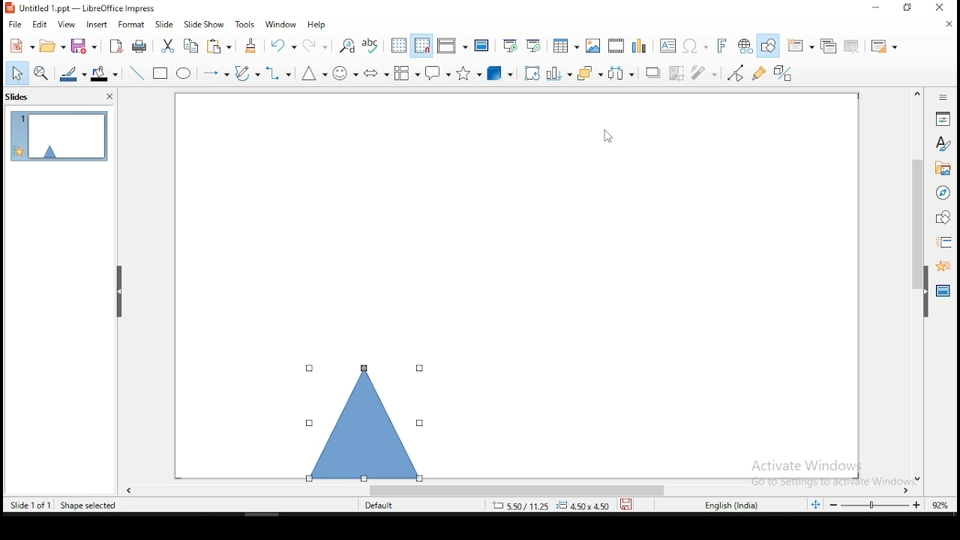 The width and height of the screenshot is (960, 540). I want to click on slide, so click(165, 22).